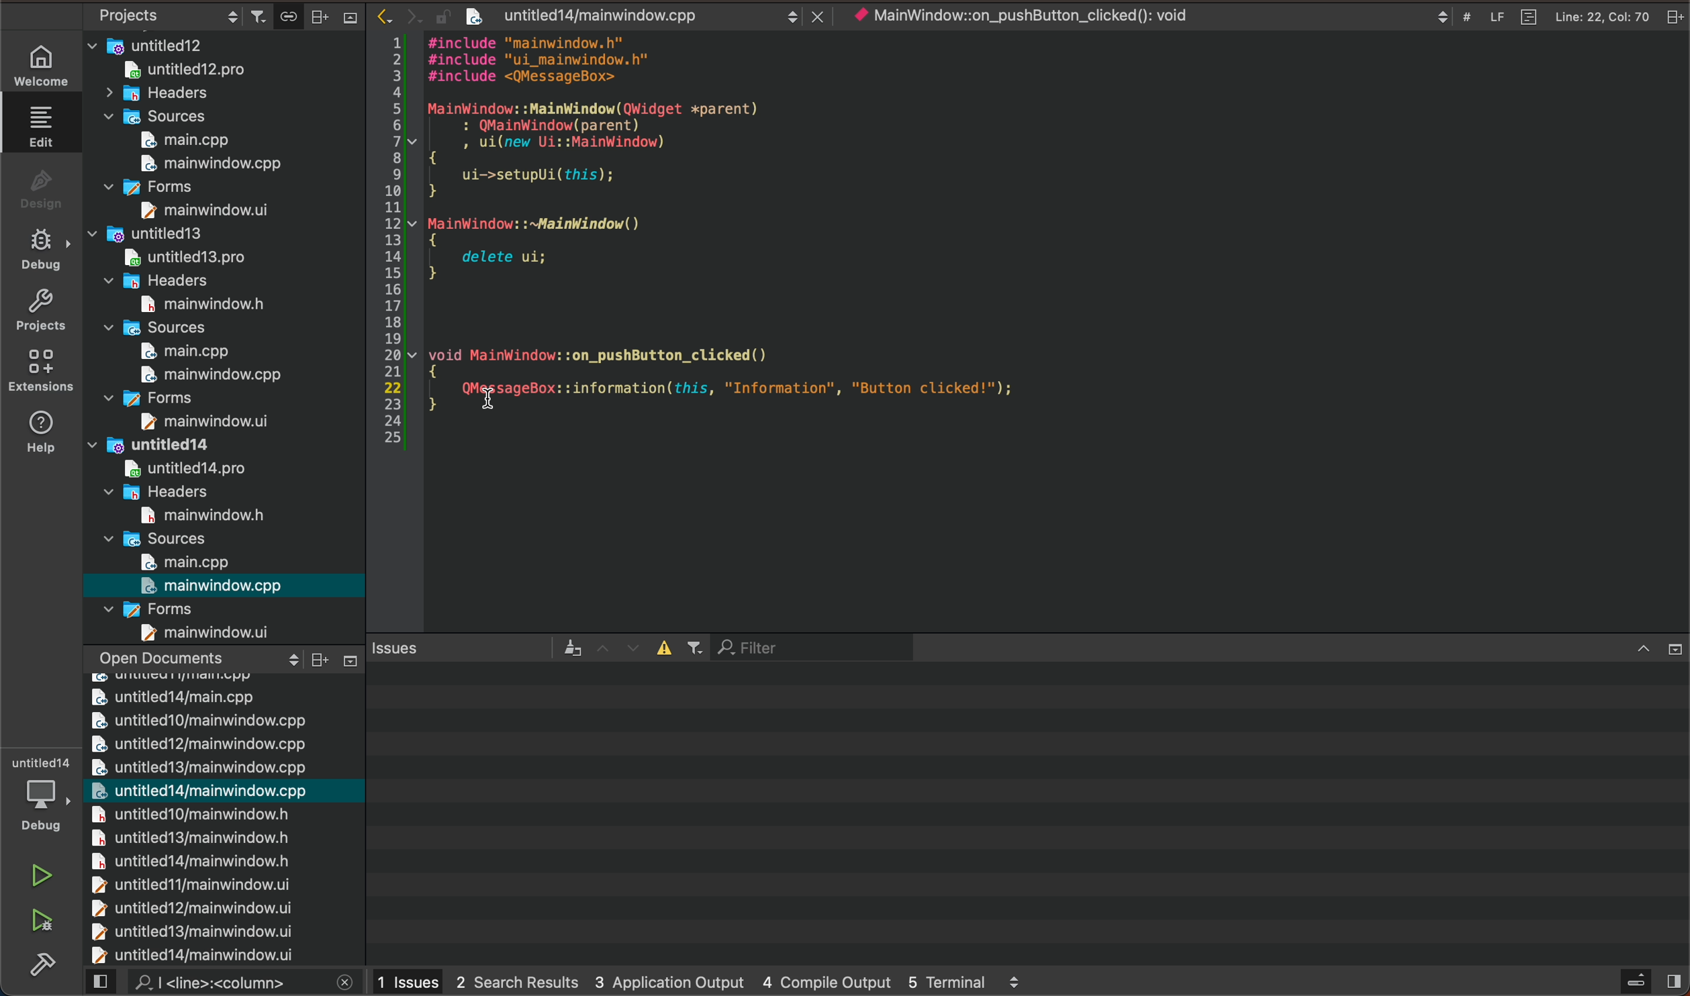 The width and height of the screenshot is (1690, 996). Describe the element at coordinates (197, 423) in the screenshot. I see `main window` at that location.